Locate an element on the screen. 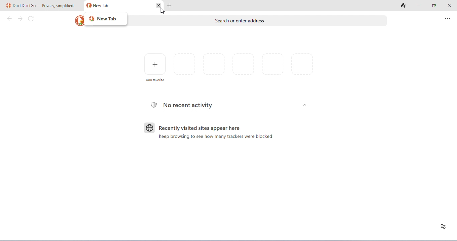 This screenshot has height=241, width=457. close is located at coordinates (449, 6).